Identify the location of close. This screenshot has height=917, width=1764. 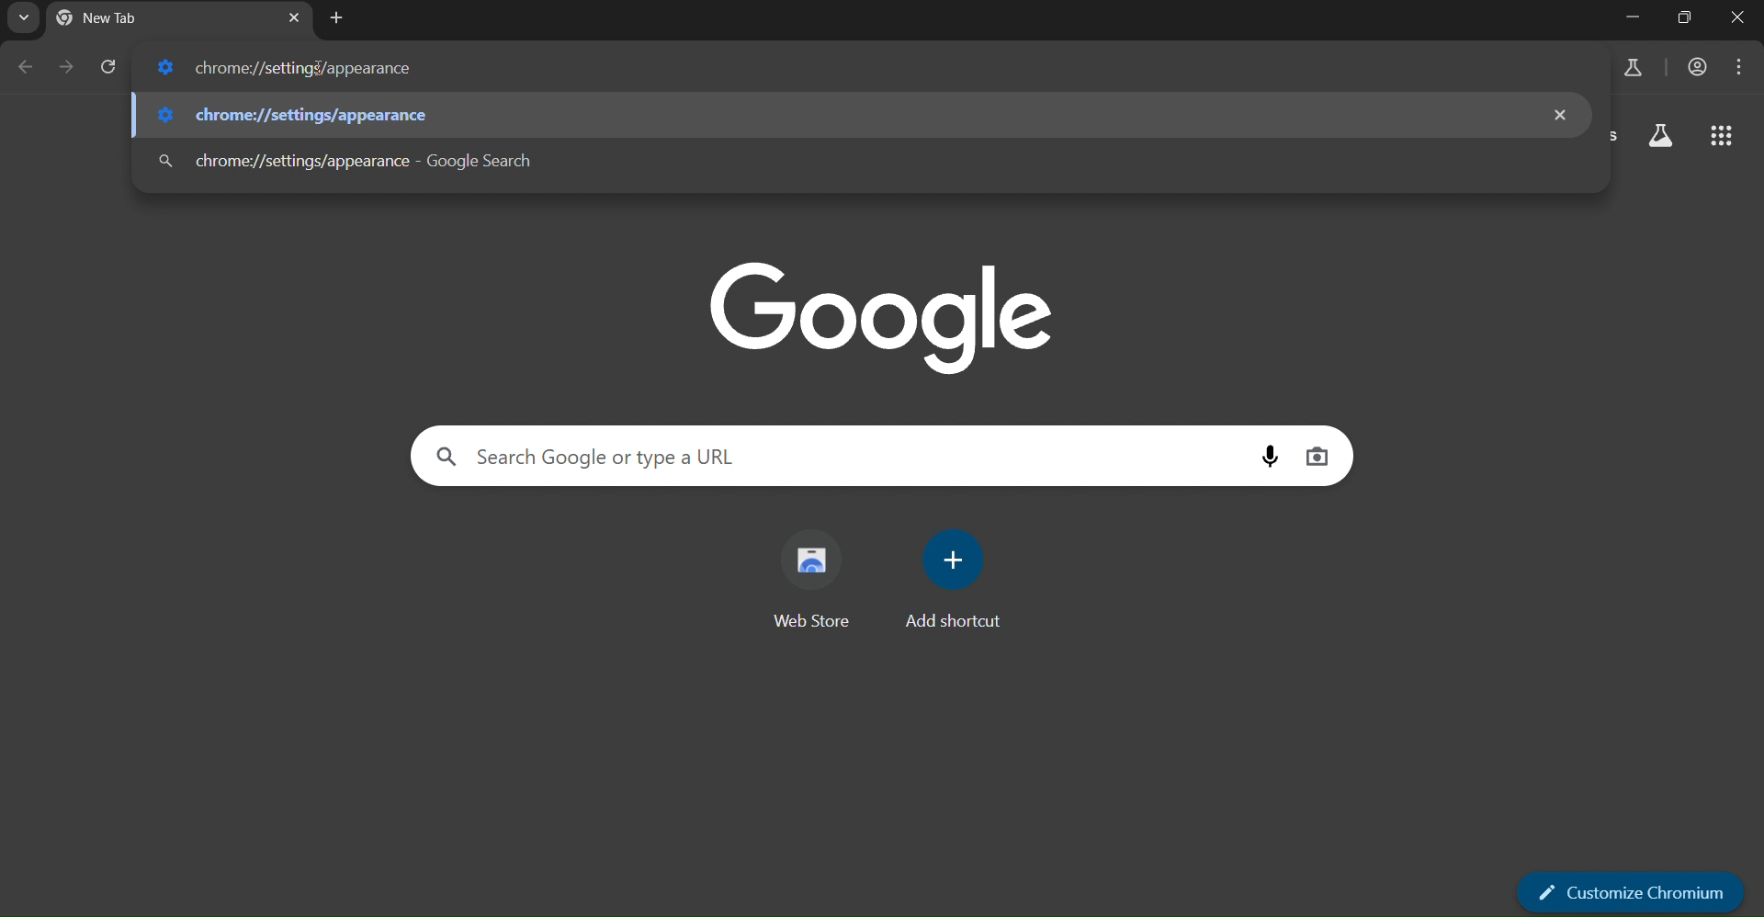
(1741, 17).